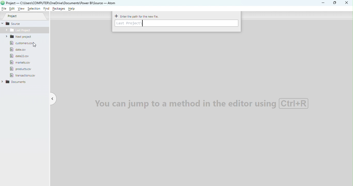 The width and height of the screenshot is (353, 186). What do you see at coordinates (35, 45) in the screenshot?
I see `cursor` at bounding box center [35, 45].